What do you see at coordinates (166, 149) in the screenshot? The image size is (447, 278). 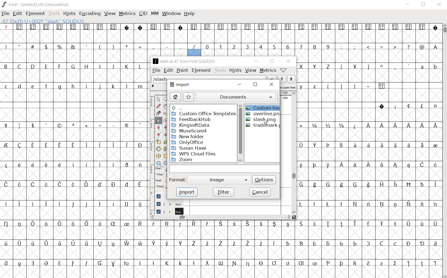 I see `skew the selection` at bounding box center [166, 149].